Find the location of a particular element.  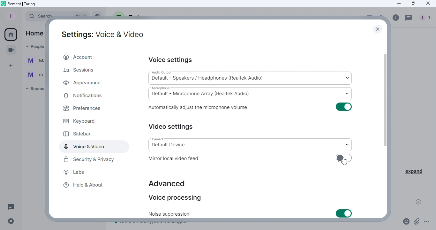

Account is located at coordinates (81, 56).